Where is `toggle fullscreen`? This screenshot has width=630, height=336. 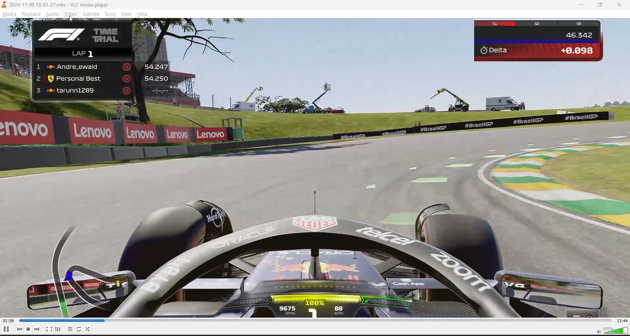
toggle fullscreen is located at coordinates (49, 329).